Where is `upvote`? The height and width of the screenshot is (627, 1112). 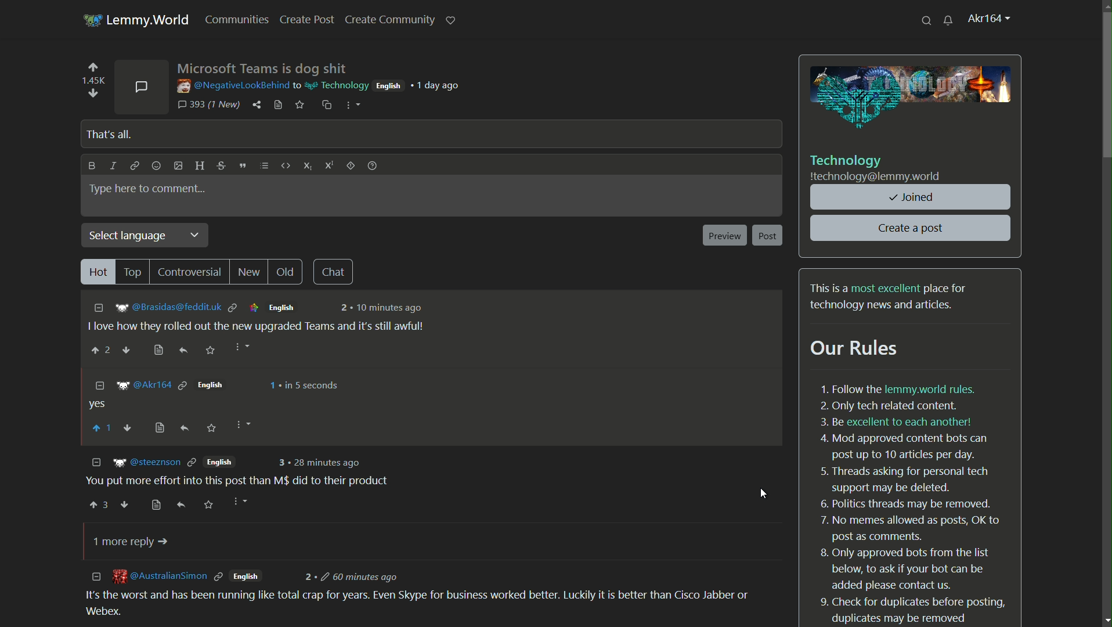 upvote is located at coordinates (100, 429).